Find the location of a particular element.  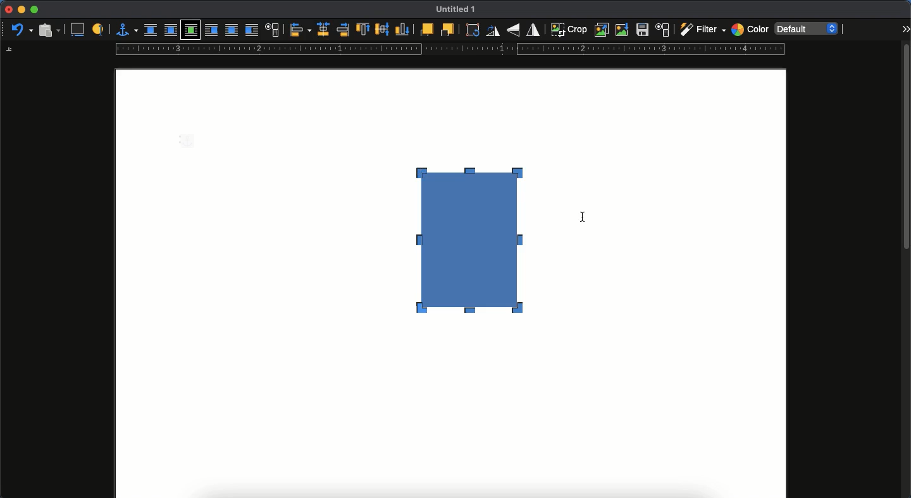

insert caption is located at coordinates (77, 30).